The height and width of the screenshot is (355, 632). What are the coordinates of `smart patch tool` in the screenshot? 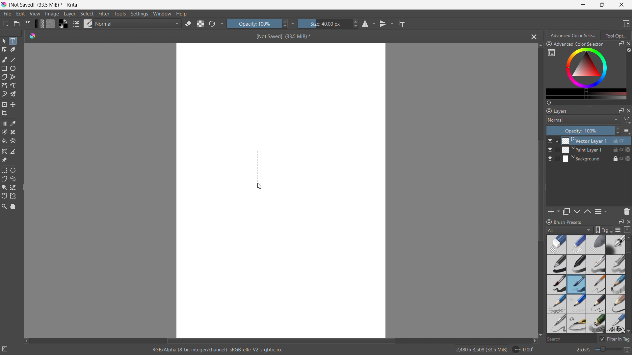 It's located at (13, 132).